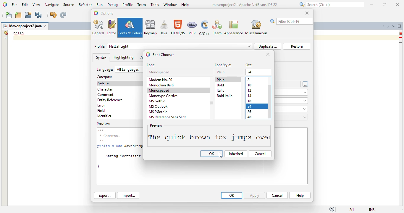  What do you see at coordinates (331, 4) in the screenshot?
I see `search` at bounding box center [331, 4].